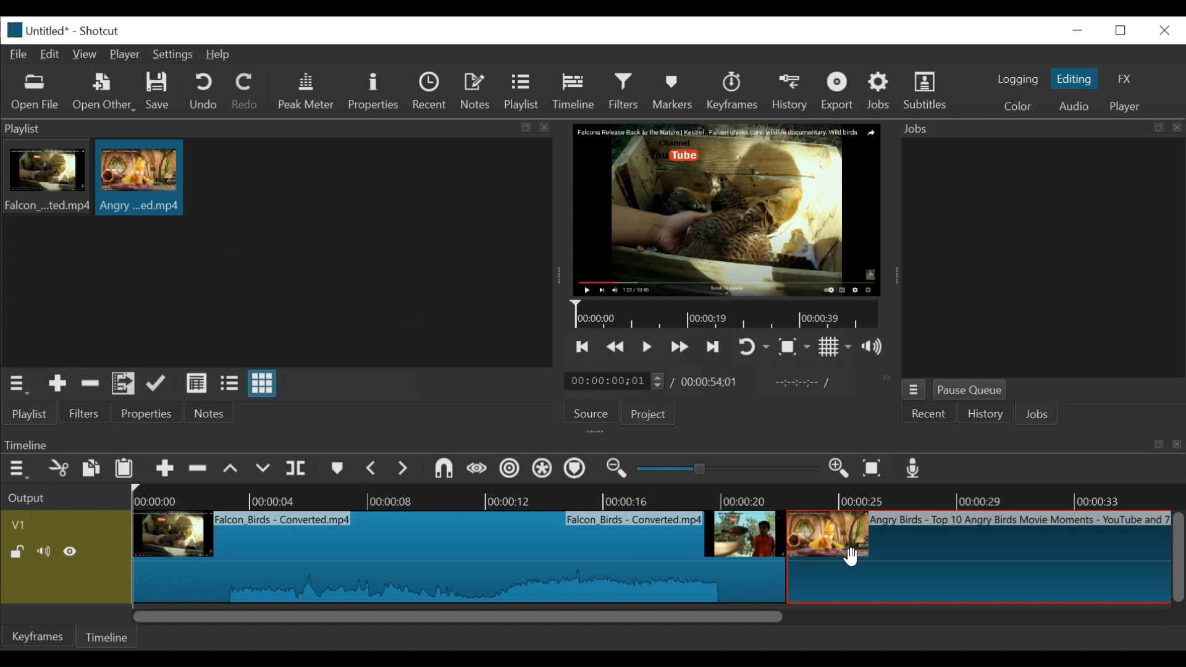  Describe the element at coordinates (646, 415) in the screenshot. I see `Project` at that location.